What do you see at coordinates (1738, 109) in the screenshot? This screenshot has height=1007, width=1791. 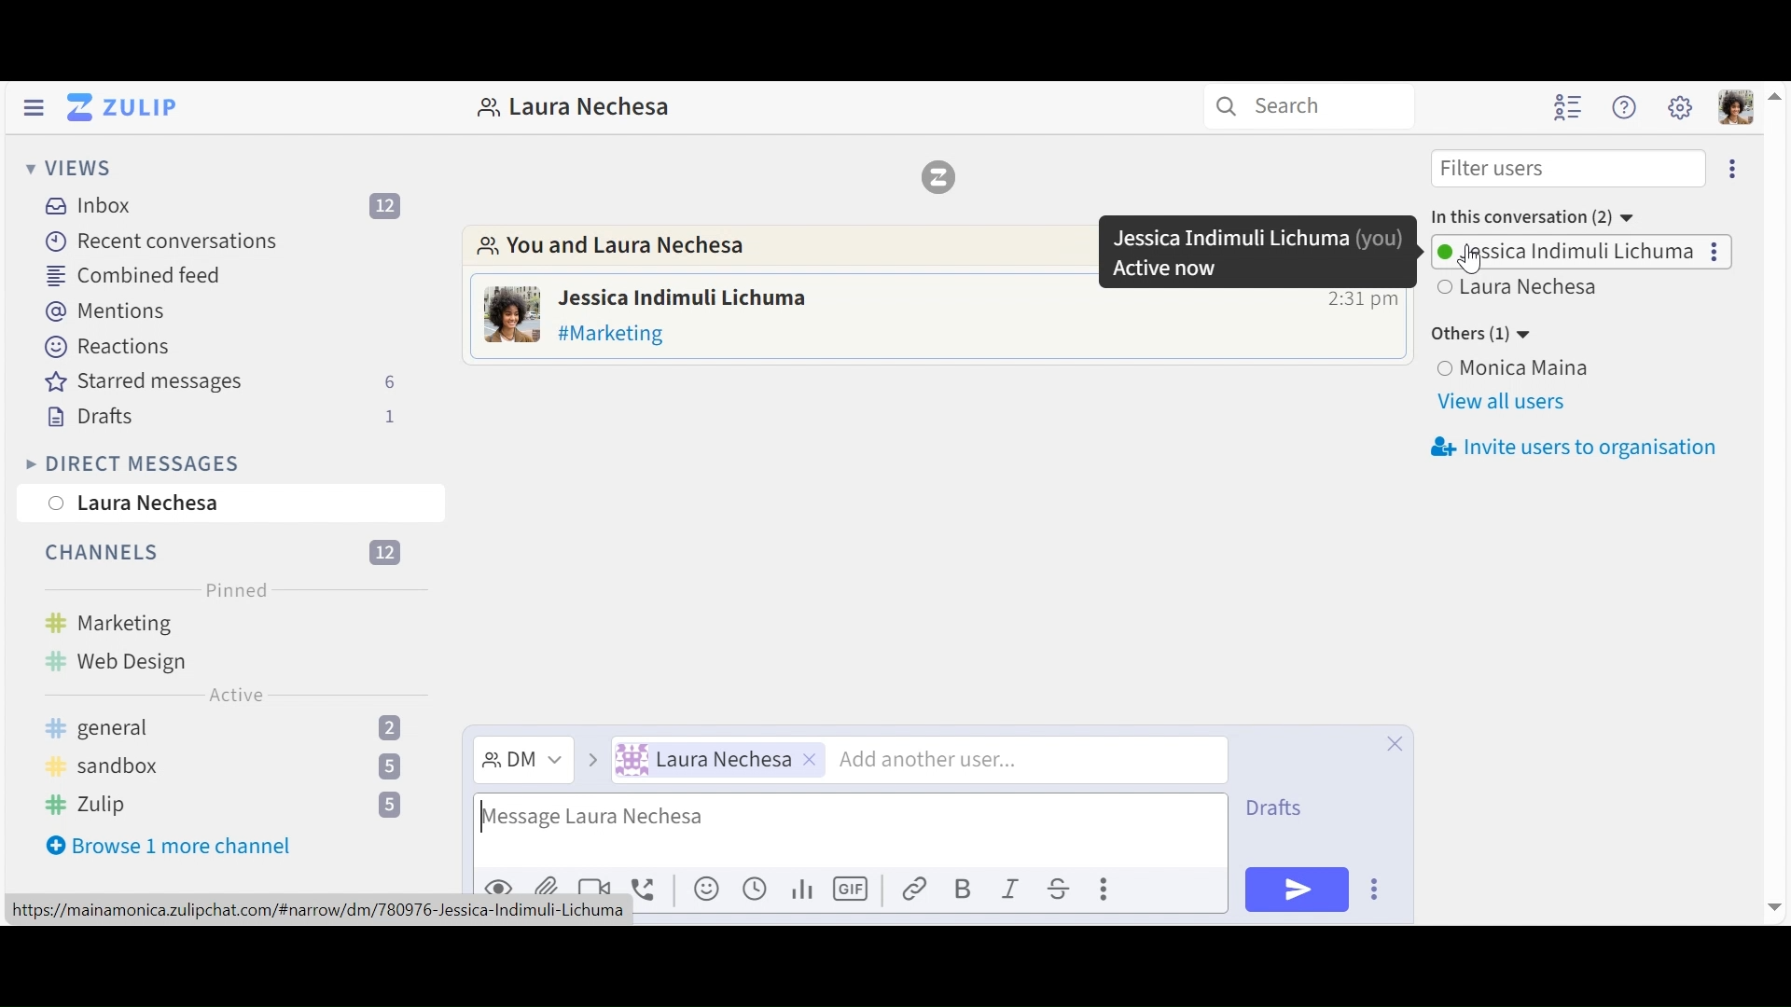 I see `Personal menu` at bounding box center [1738, 109].